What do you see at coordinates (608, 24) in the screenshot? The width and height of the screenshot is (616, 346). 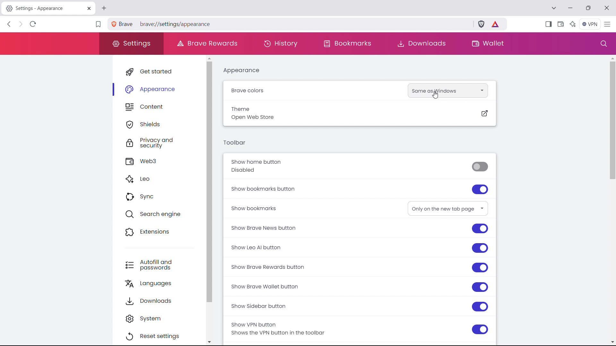 I see ` customize and control` at bounding box center [608, 24].